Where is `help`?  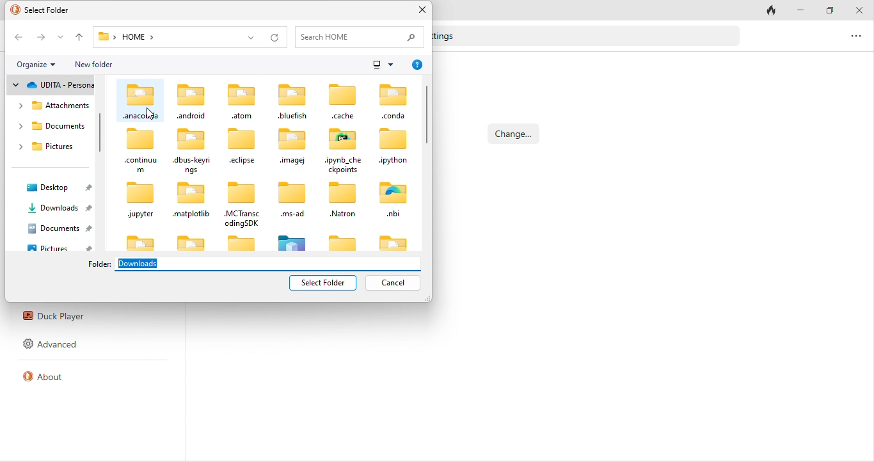
help is located at coordinates (417, 65).